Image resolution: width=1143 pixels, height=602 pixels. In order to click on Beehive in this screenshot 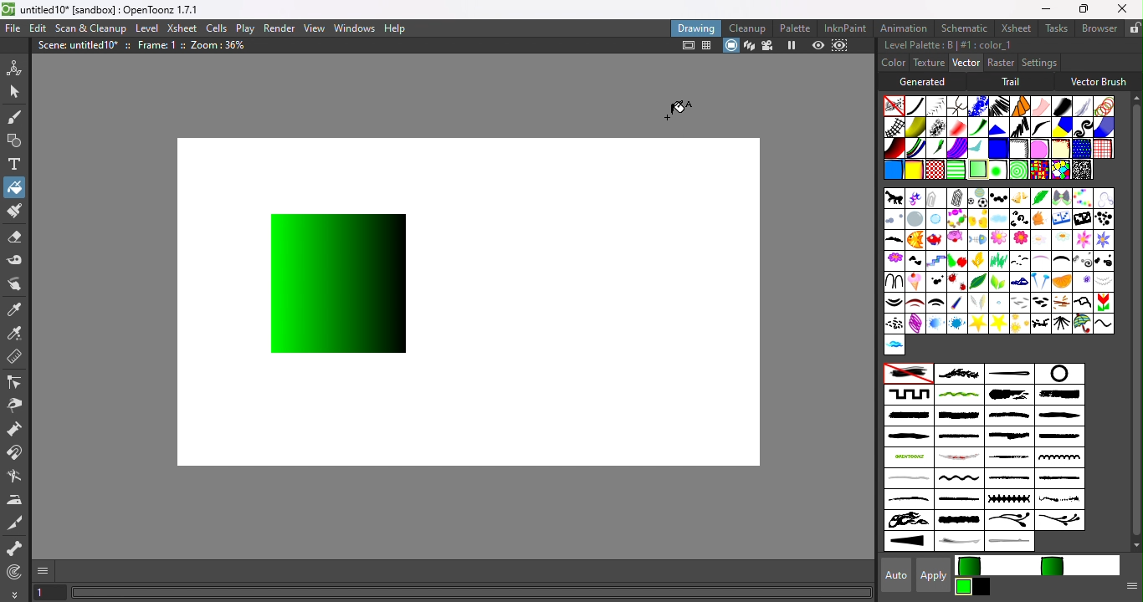, I will do `click(1059, 171)`.